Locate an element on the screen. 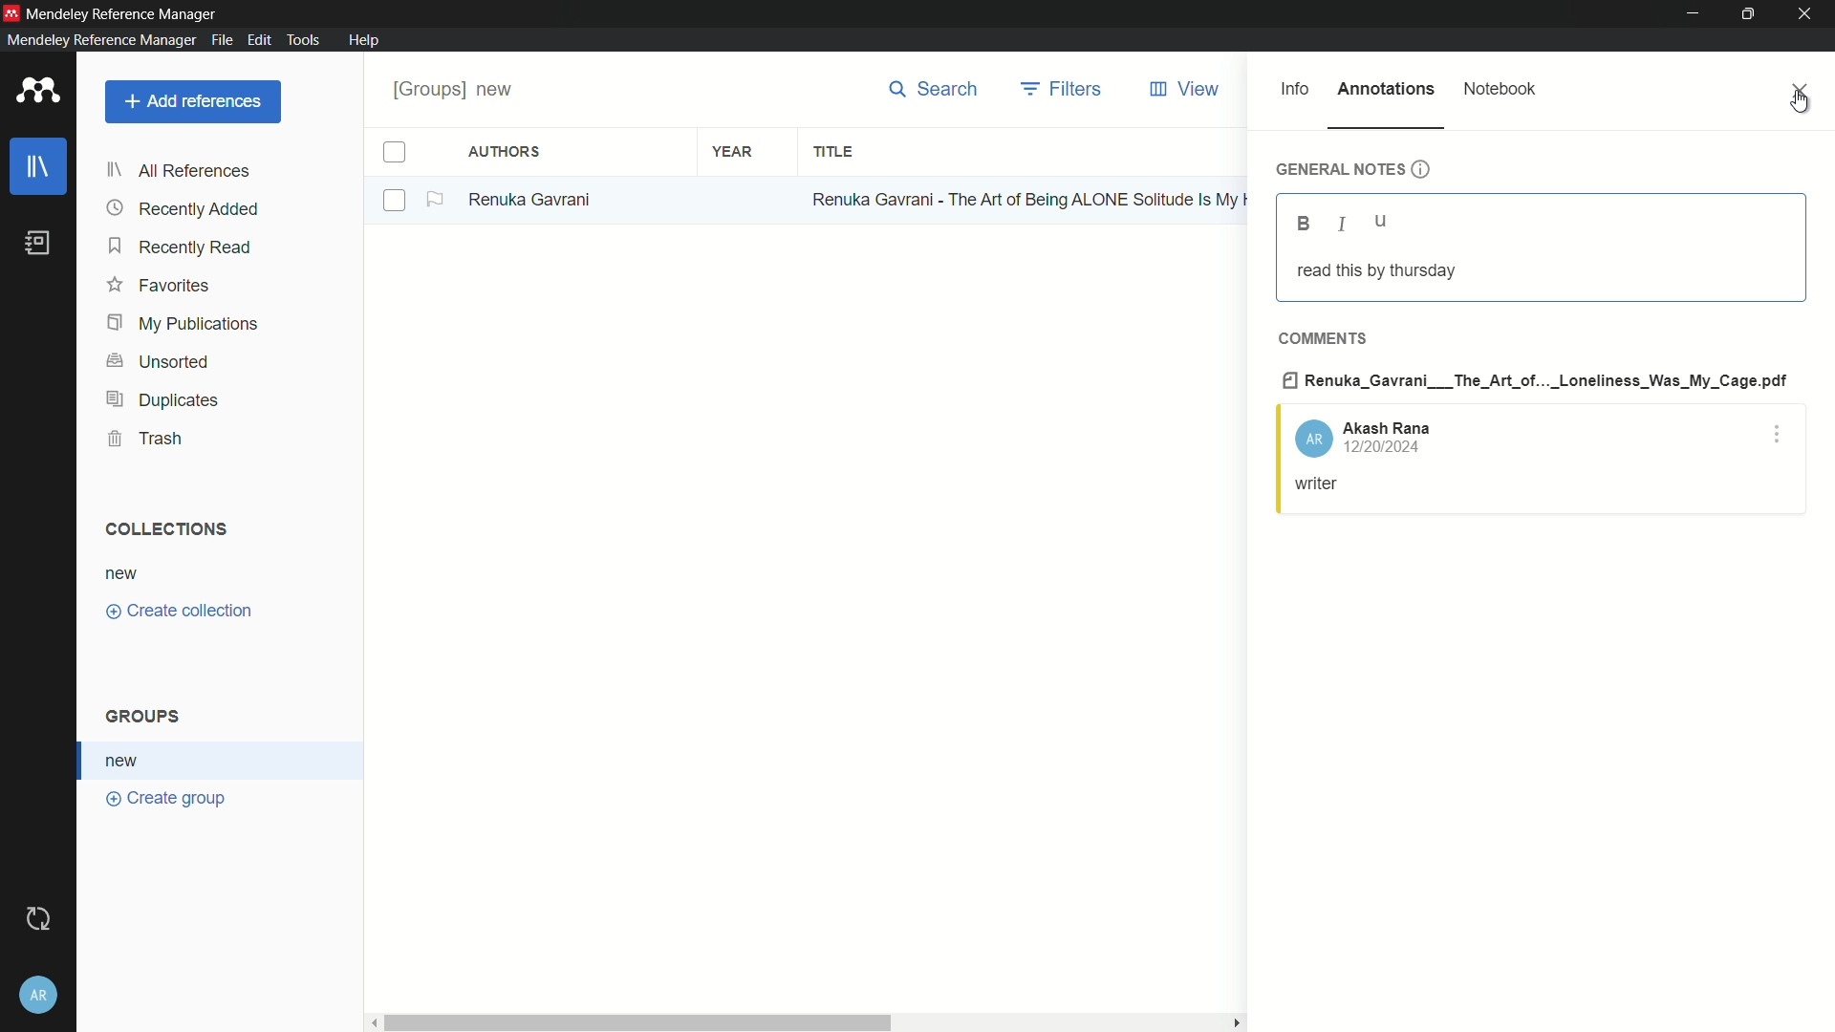 This screenshot has height=1032, width=1835. Renuka Gaurani is located at coordinates (537, 200).